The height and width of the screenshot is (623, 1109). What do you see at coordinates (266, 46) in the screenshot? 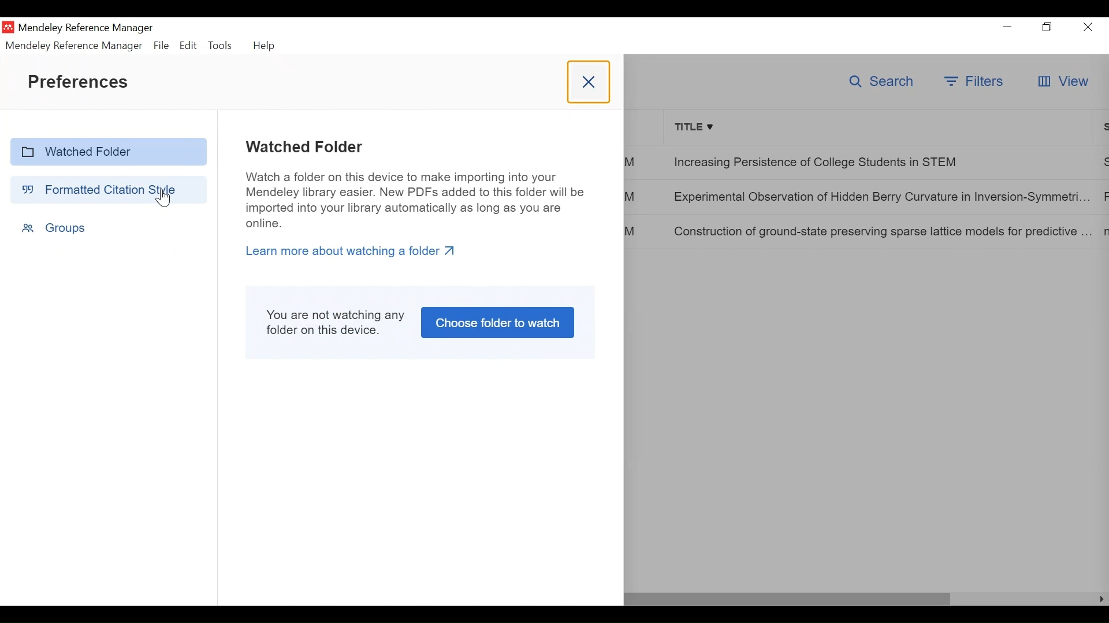
I see `Help` at bounding box center [266, 46].